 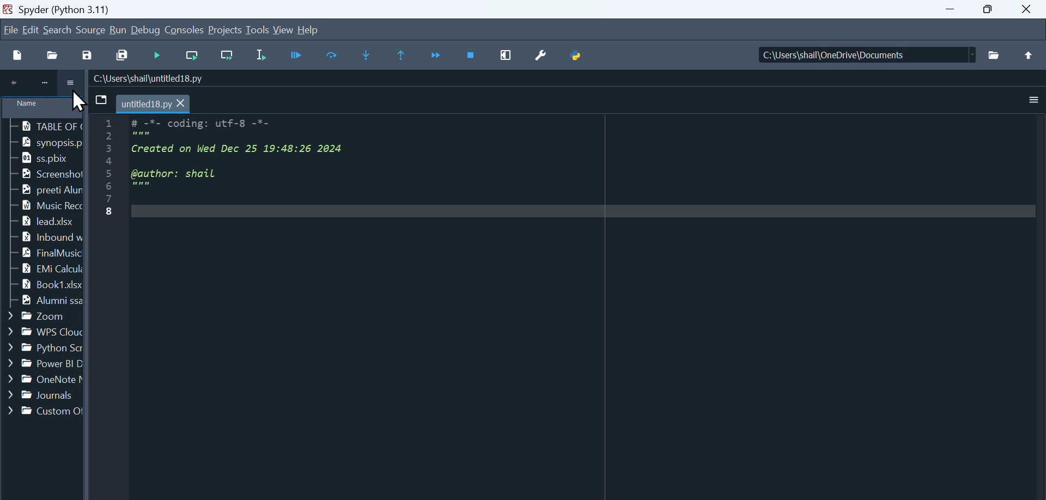 I want to click on synopsis.p.., so click(x=46, y=142).